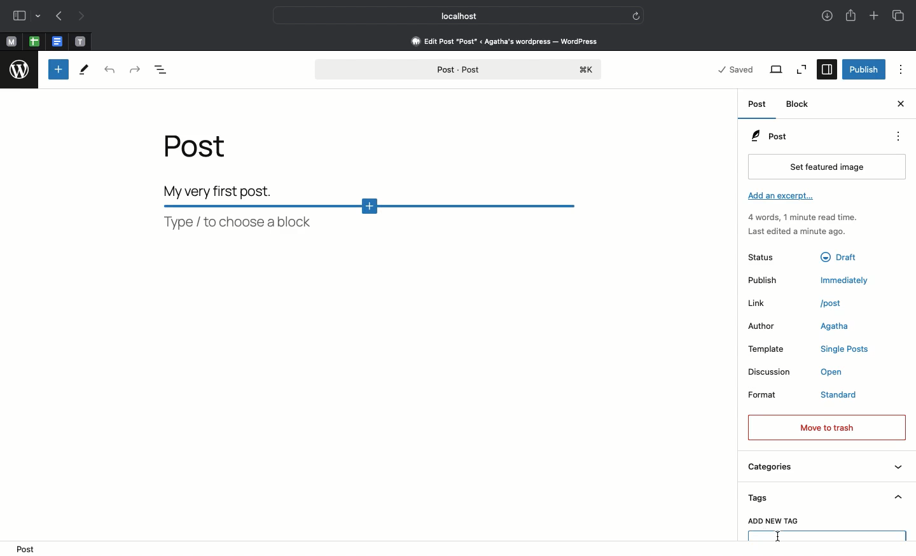 This screenshot has height=556, width=916. I want to click on post, so click(23, 550).